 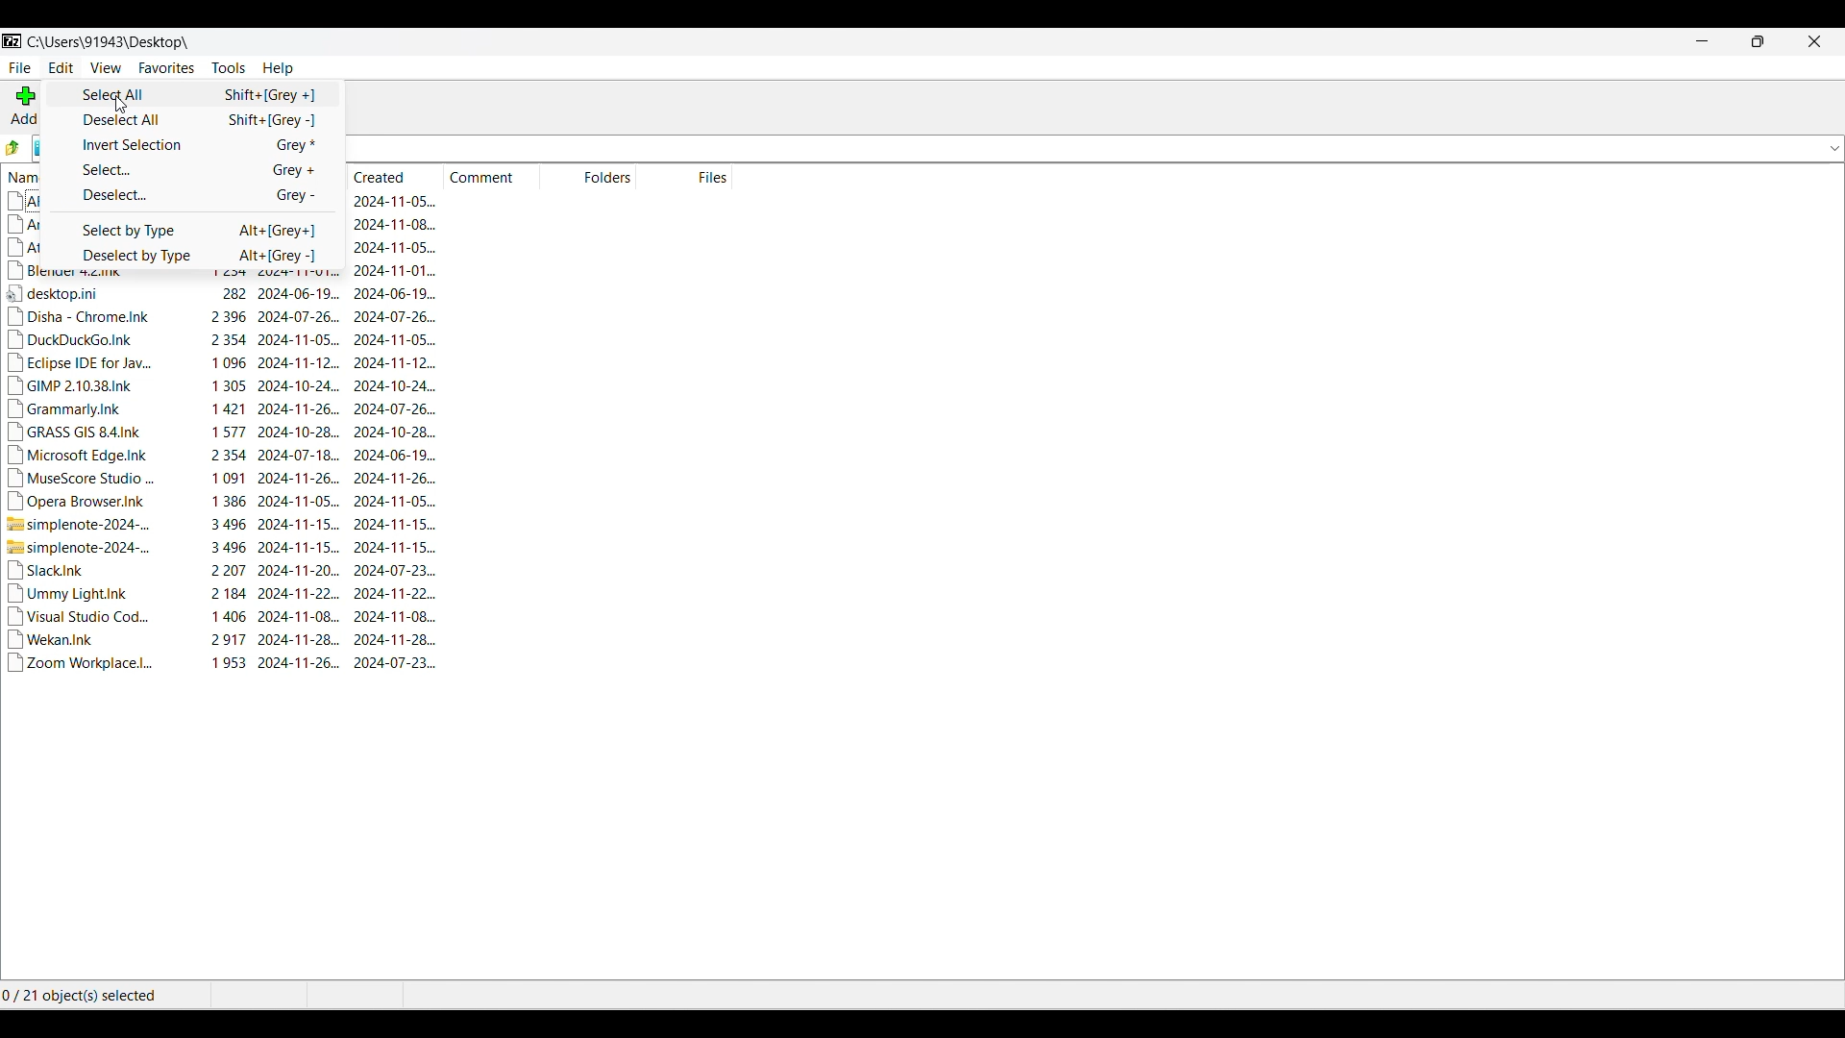 What do you see at coordinates (684, 176) in the screenshot?
I see `Files column` at bounding box center [684, 176].